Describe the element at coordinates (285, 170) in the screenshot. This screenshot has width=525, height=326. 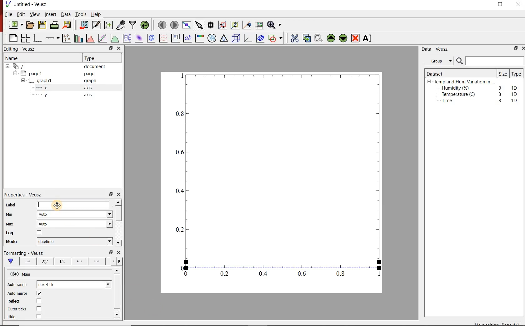
I see `Graph` at that location.